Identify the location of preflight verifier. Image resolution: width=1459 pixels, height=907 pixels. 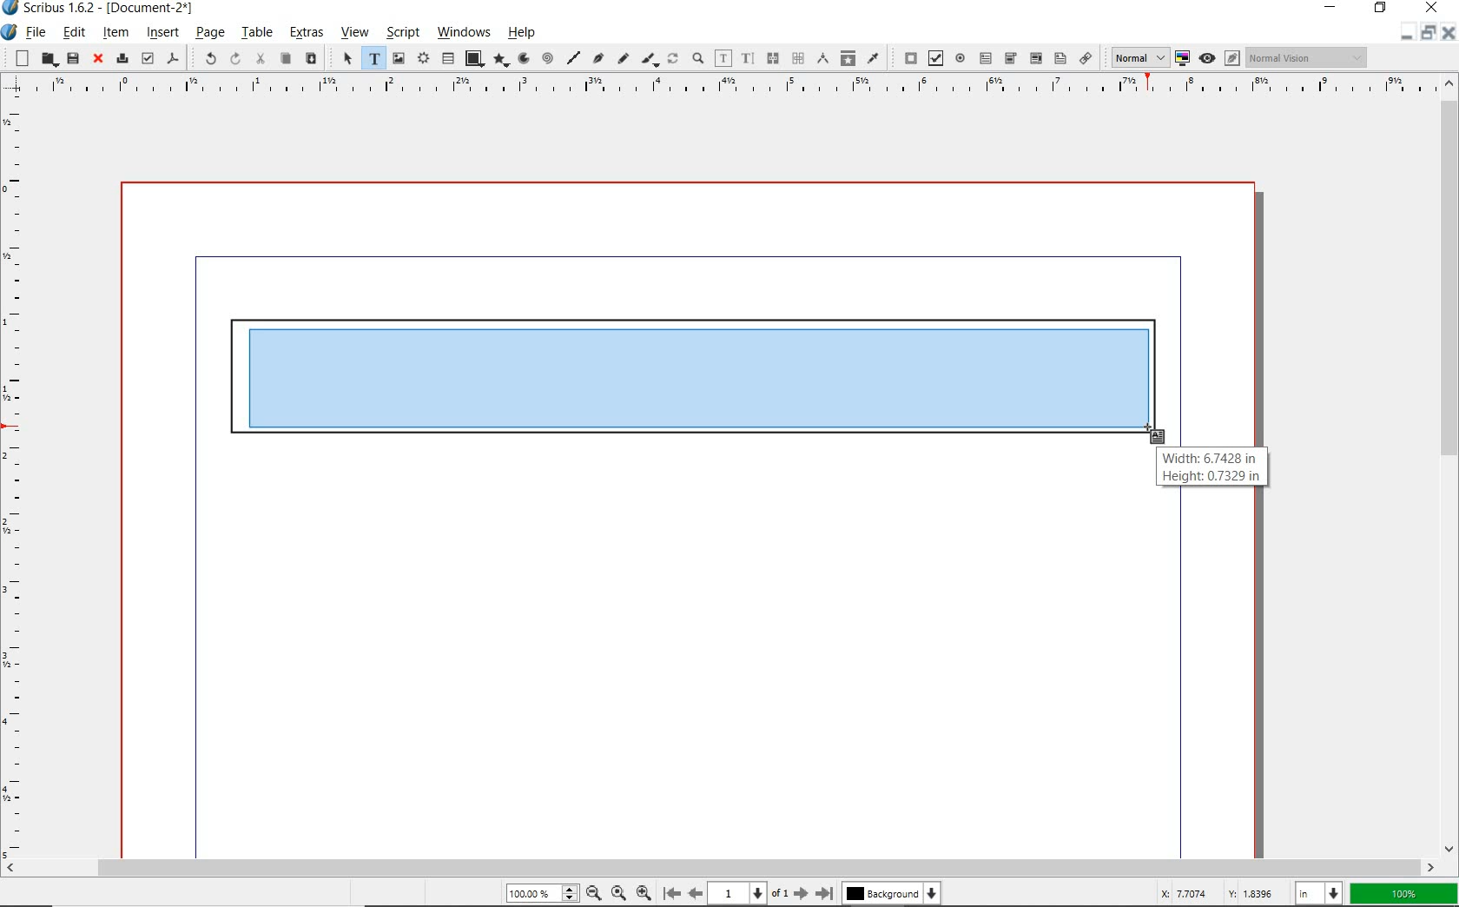
(147, 58).